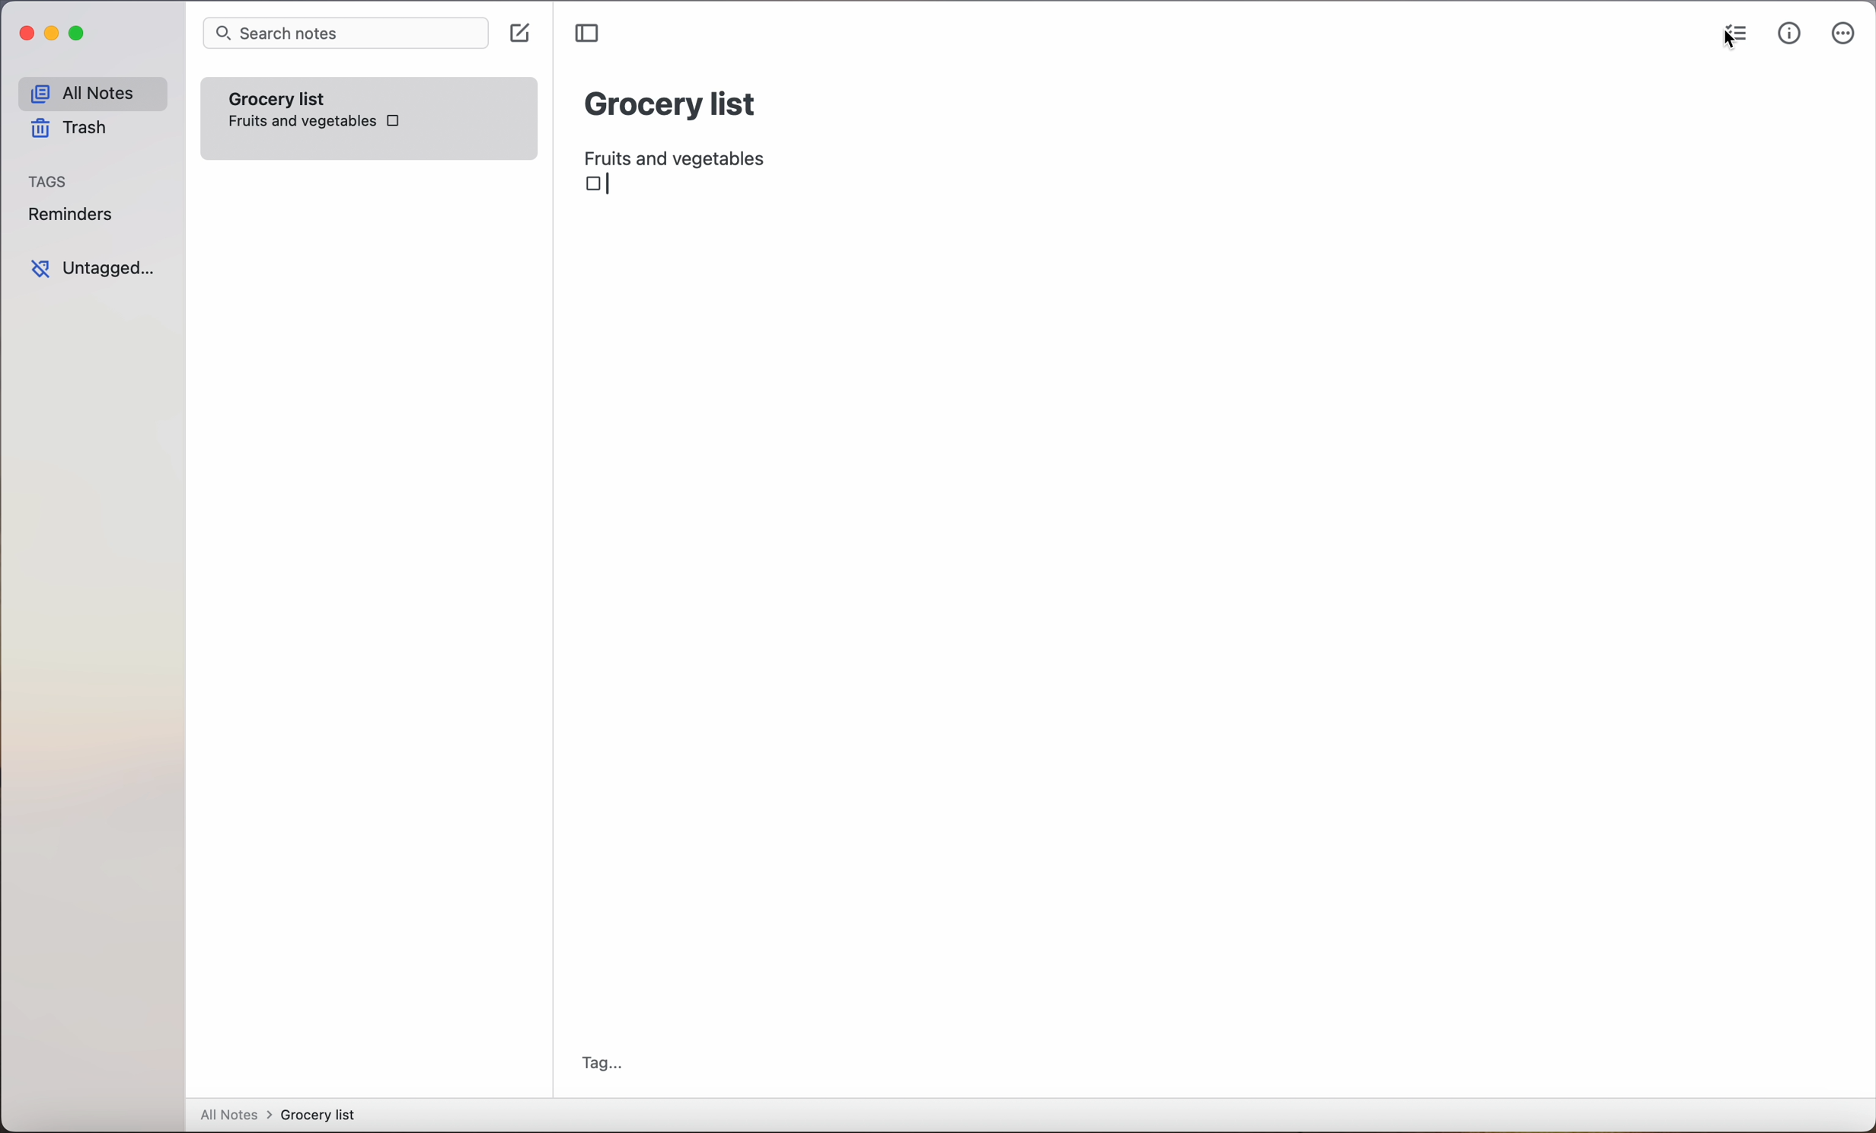 Image resolution: width=1876 pixels, height=1133 pixels. Describe the element at coordinates (1843, 37) in the screenshot. I see `more options` at that location.